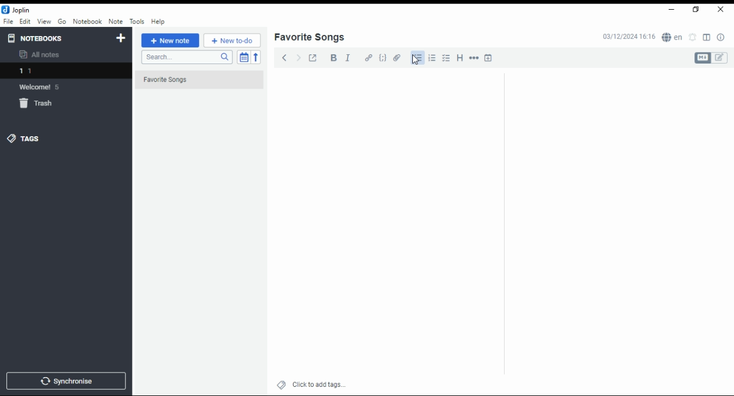 This screenshot has height=396, width=734. What do you see at coordinates (432, 57) in the screenshot?
I see `number list` at bounding box center [432, 57].